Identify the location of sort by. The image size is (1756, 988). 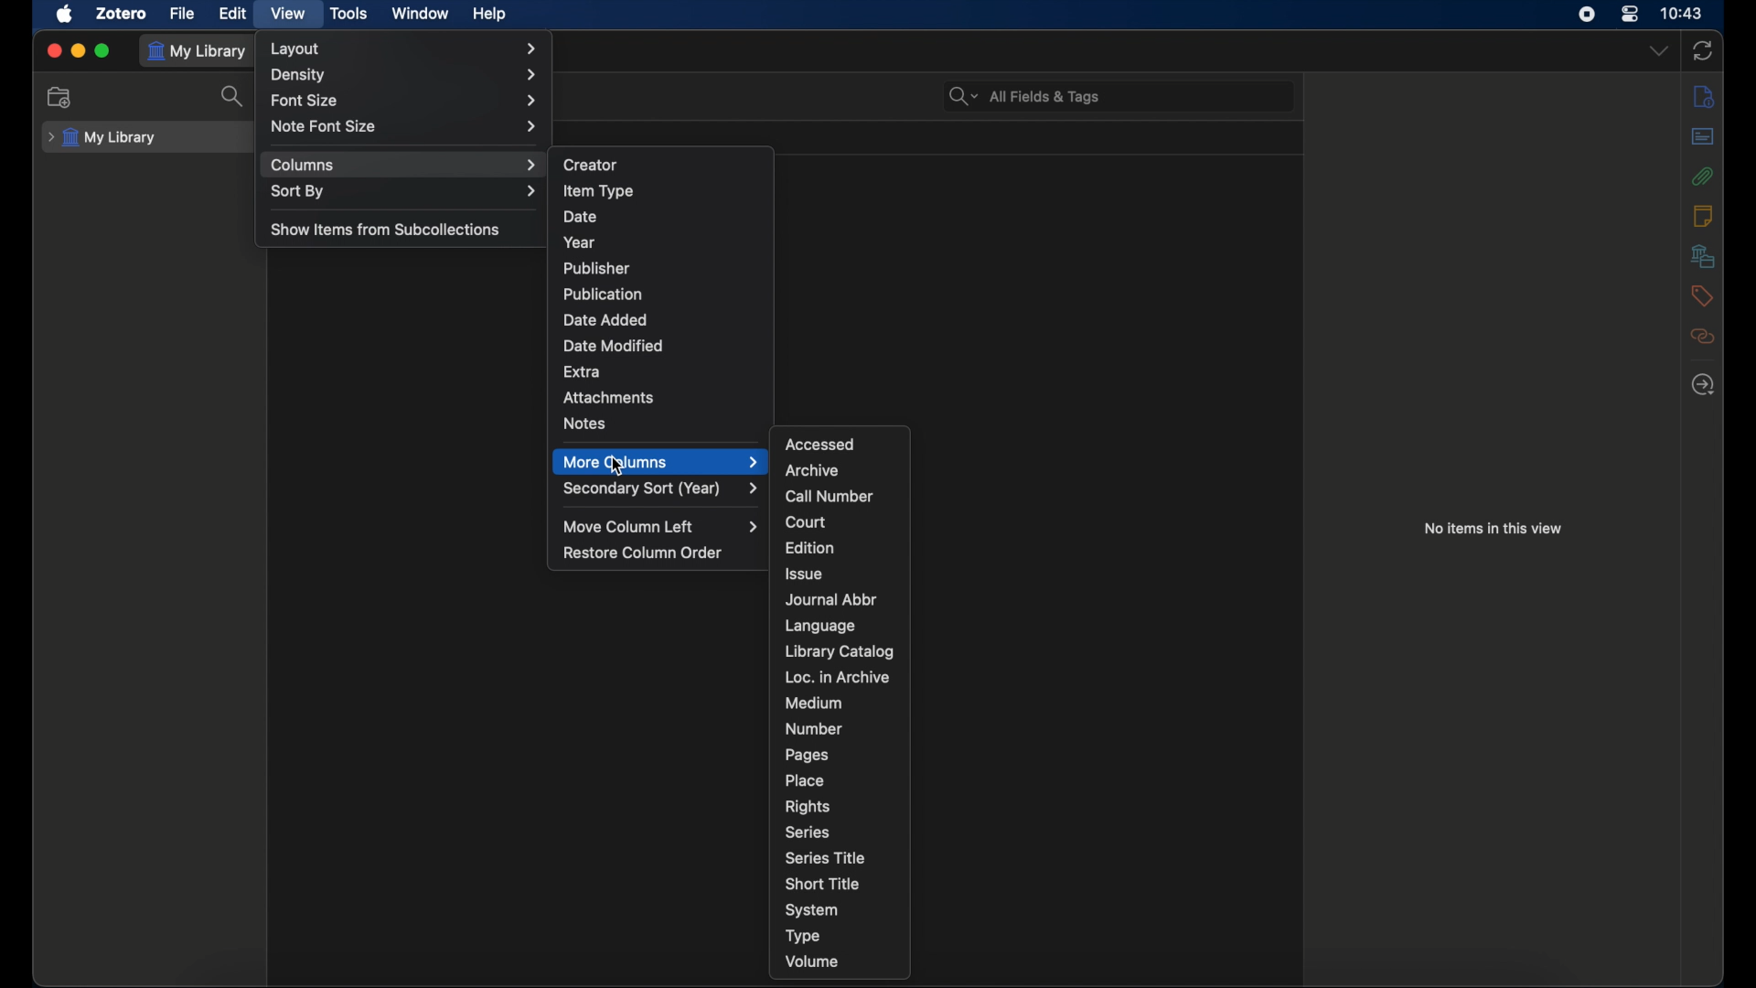
(404, 192).